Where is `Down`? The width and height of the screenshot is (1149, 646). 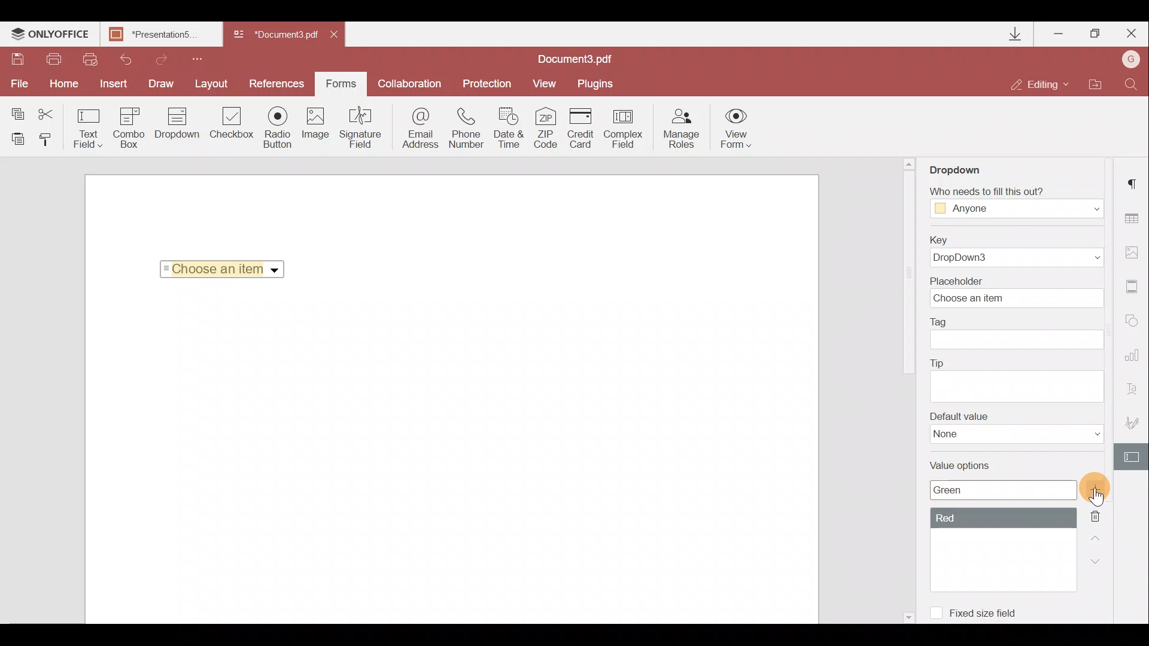
Down is located at coordinates (1093, 561).